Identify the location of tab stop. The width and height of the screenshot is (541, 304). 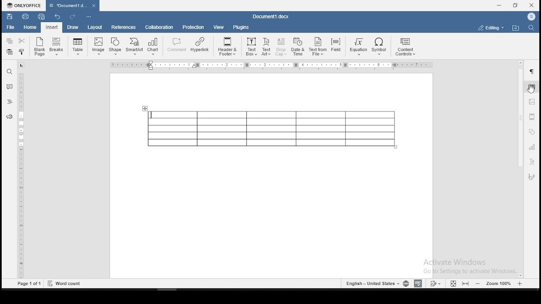
(22, 65).